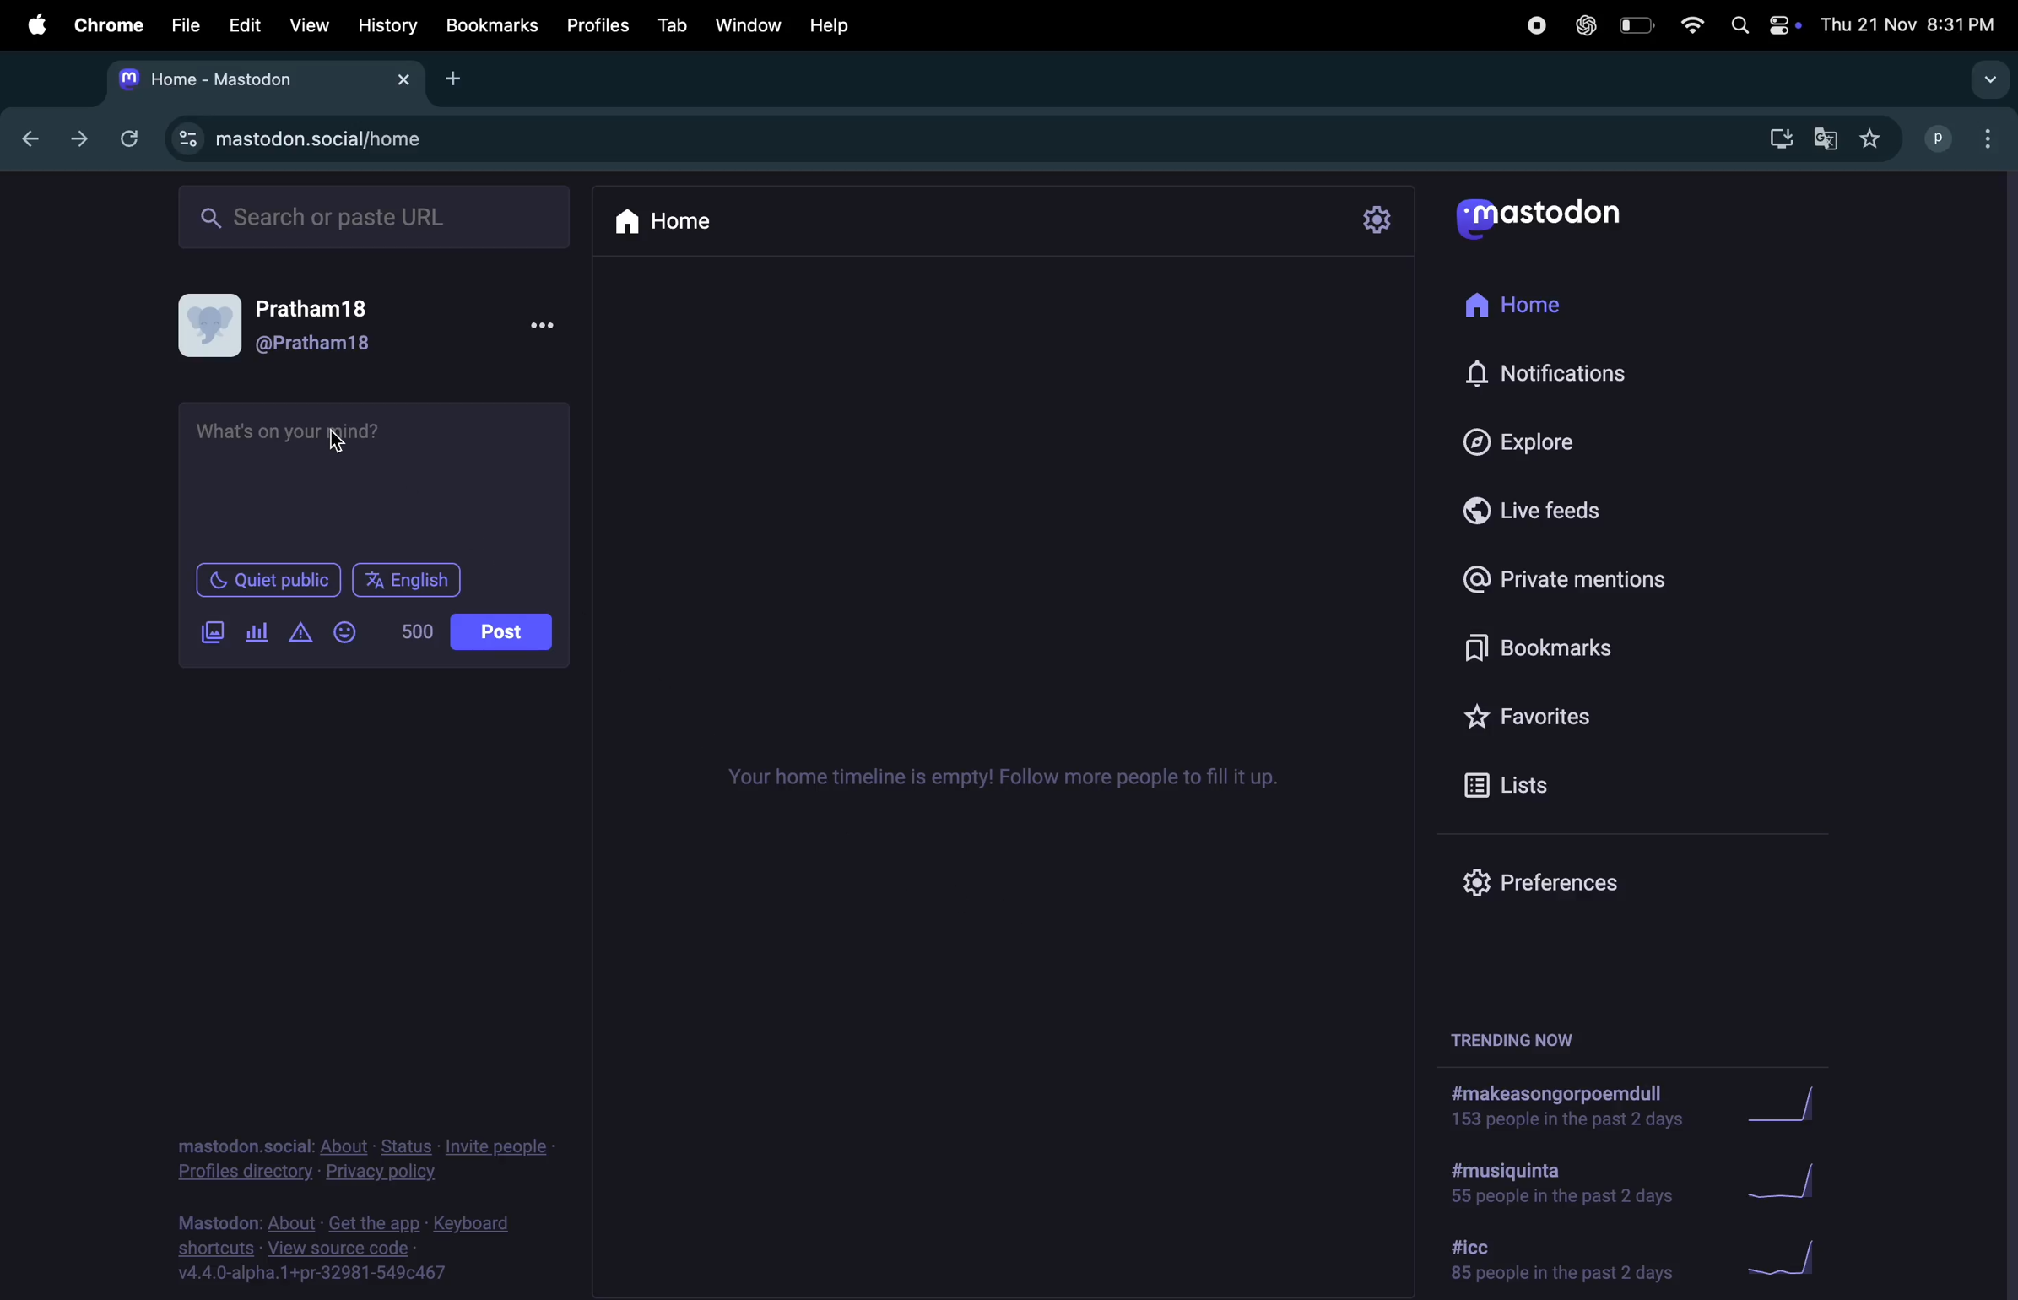 The height and width of the screenshot is (1300, 2018). What do you see at coordinates (1561, 1258) in the screenshot?
I see `hashtag` at bounding box center [1561, 1258].